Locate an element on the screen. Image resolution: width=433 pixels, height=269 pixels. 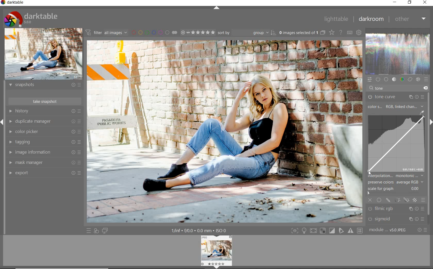
delete is located at coordinates (426, 88).